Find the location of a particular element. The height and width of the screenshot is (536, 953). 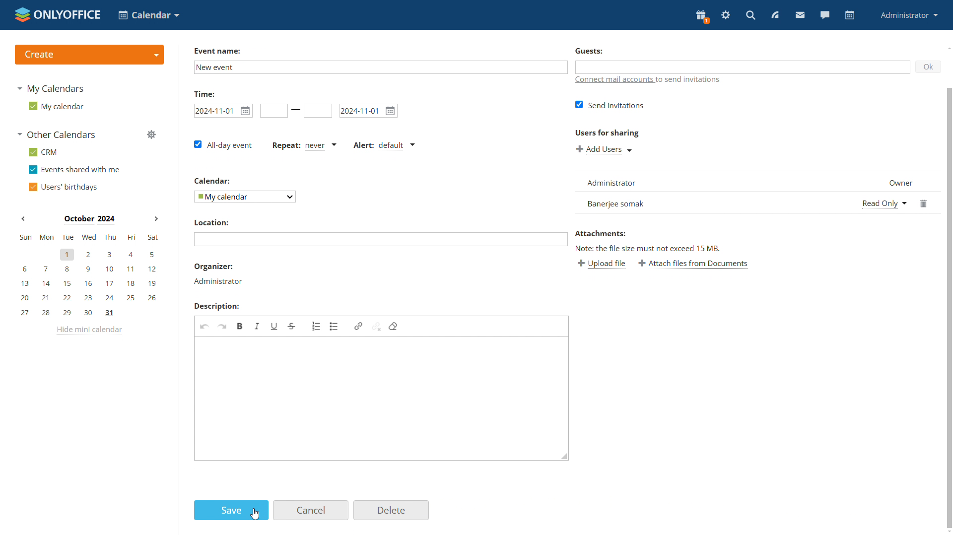

events shared with me is located at coordinates (76, 170).